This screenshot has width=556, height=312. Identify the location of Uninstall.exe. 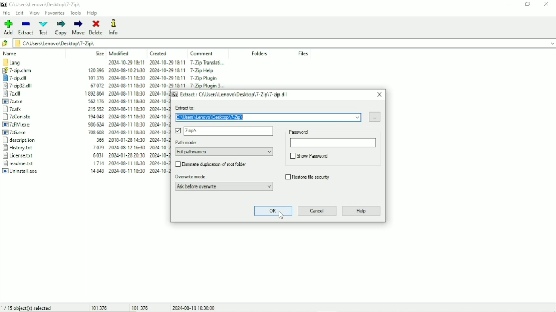
(25, 171).